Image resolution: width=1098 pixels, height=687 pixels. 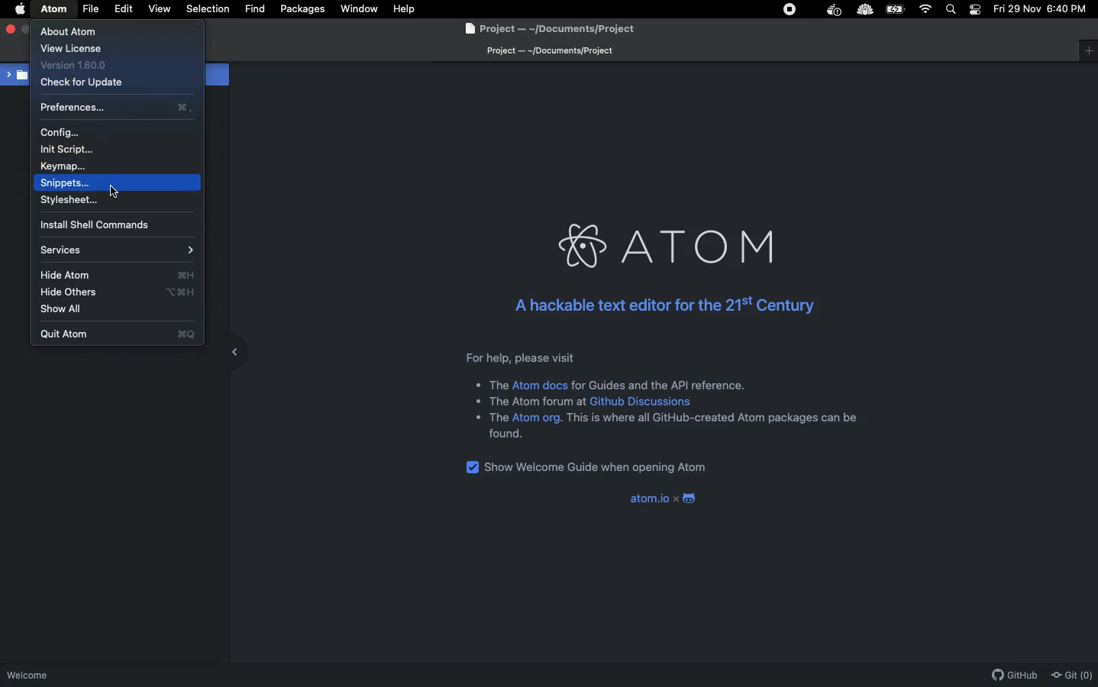 What do you see at coordinates (539, 385) in the screenshot?
I see `Atom docs` at bounding box center [539, 385].